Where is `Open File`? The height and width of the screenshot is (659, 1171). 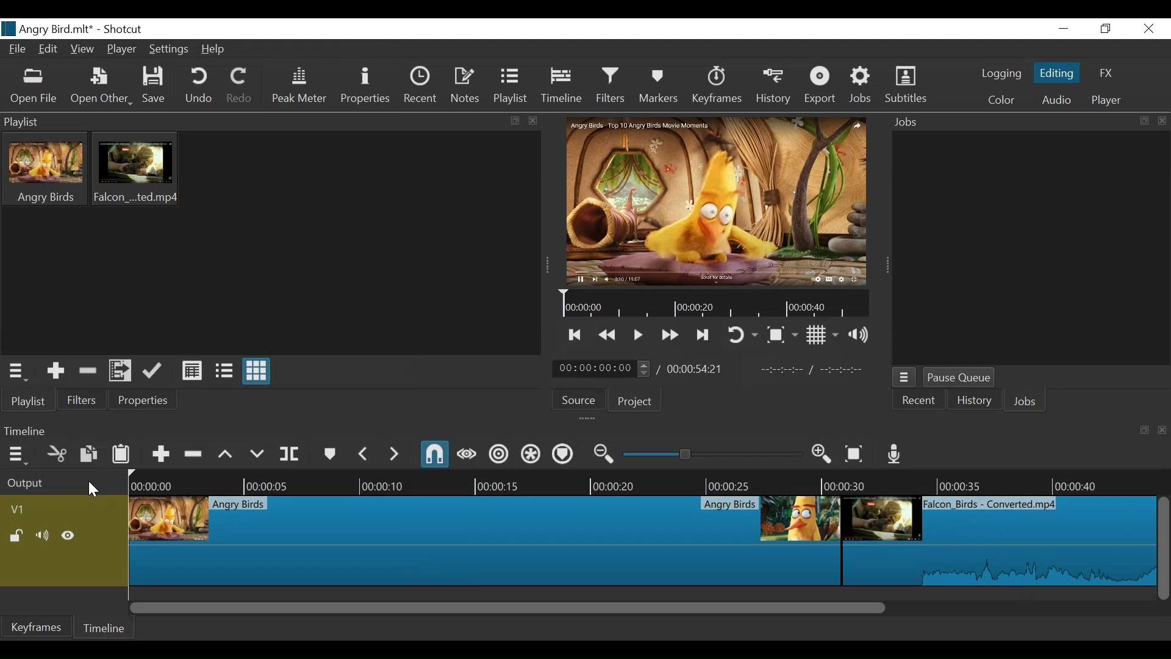
Open File is located at coordinates (101, 87).